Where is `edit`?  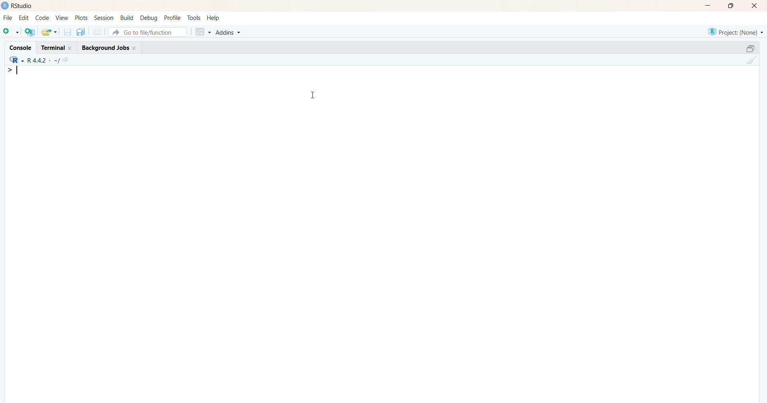
edit is located at coordinates (24, 18).